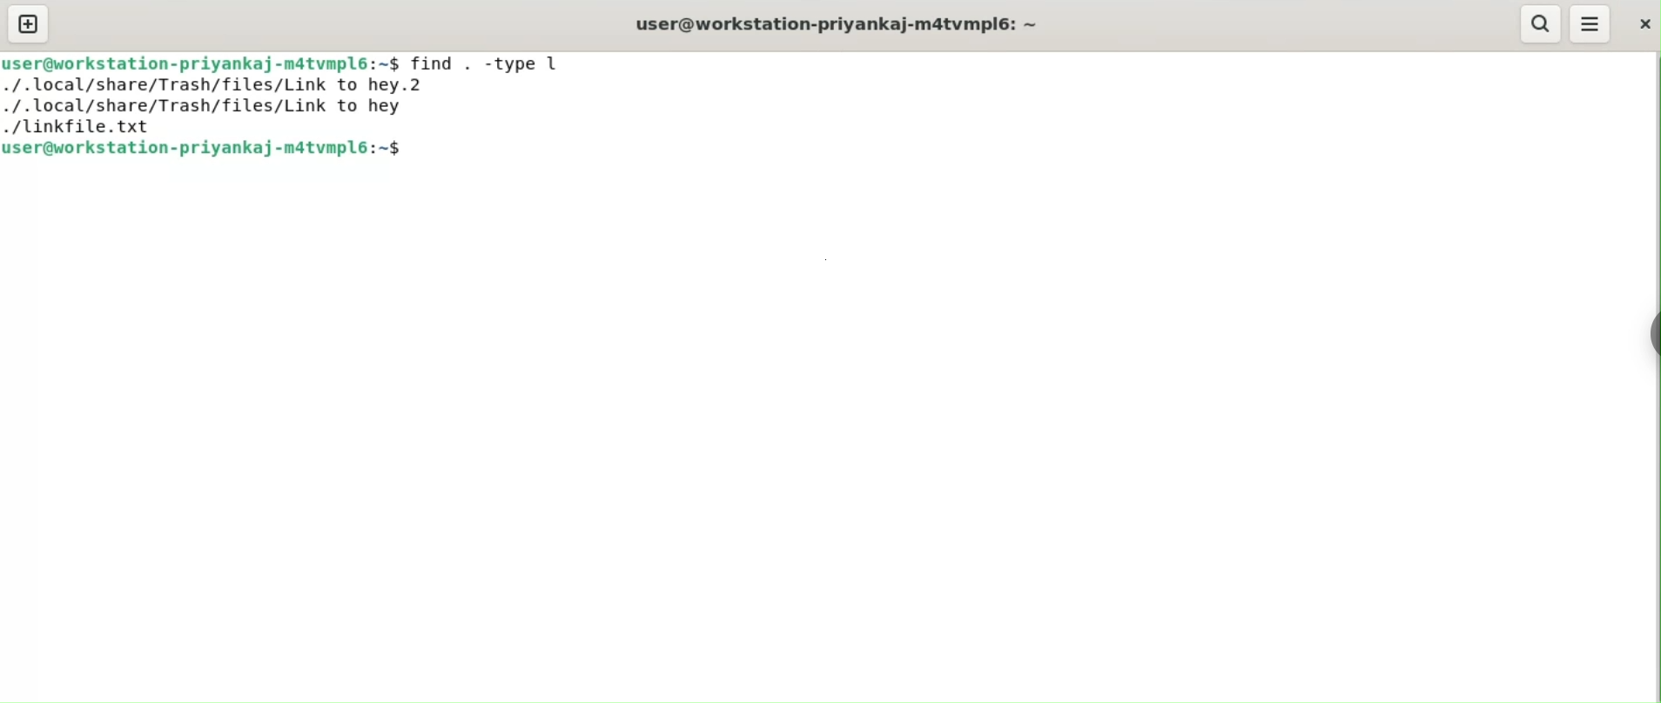 The width and height of the screenshot is (1661, 703). What do you see at coordinates (214, 148) in the screenshot?
I see ` user@workstation-priyankaj-m4tvmpl6: ~$` at bounding box center [214, 148].